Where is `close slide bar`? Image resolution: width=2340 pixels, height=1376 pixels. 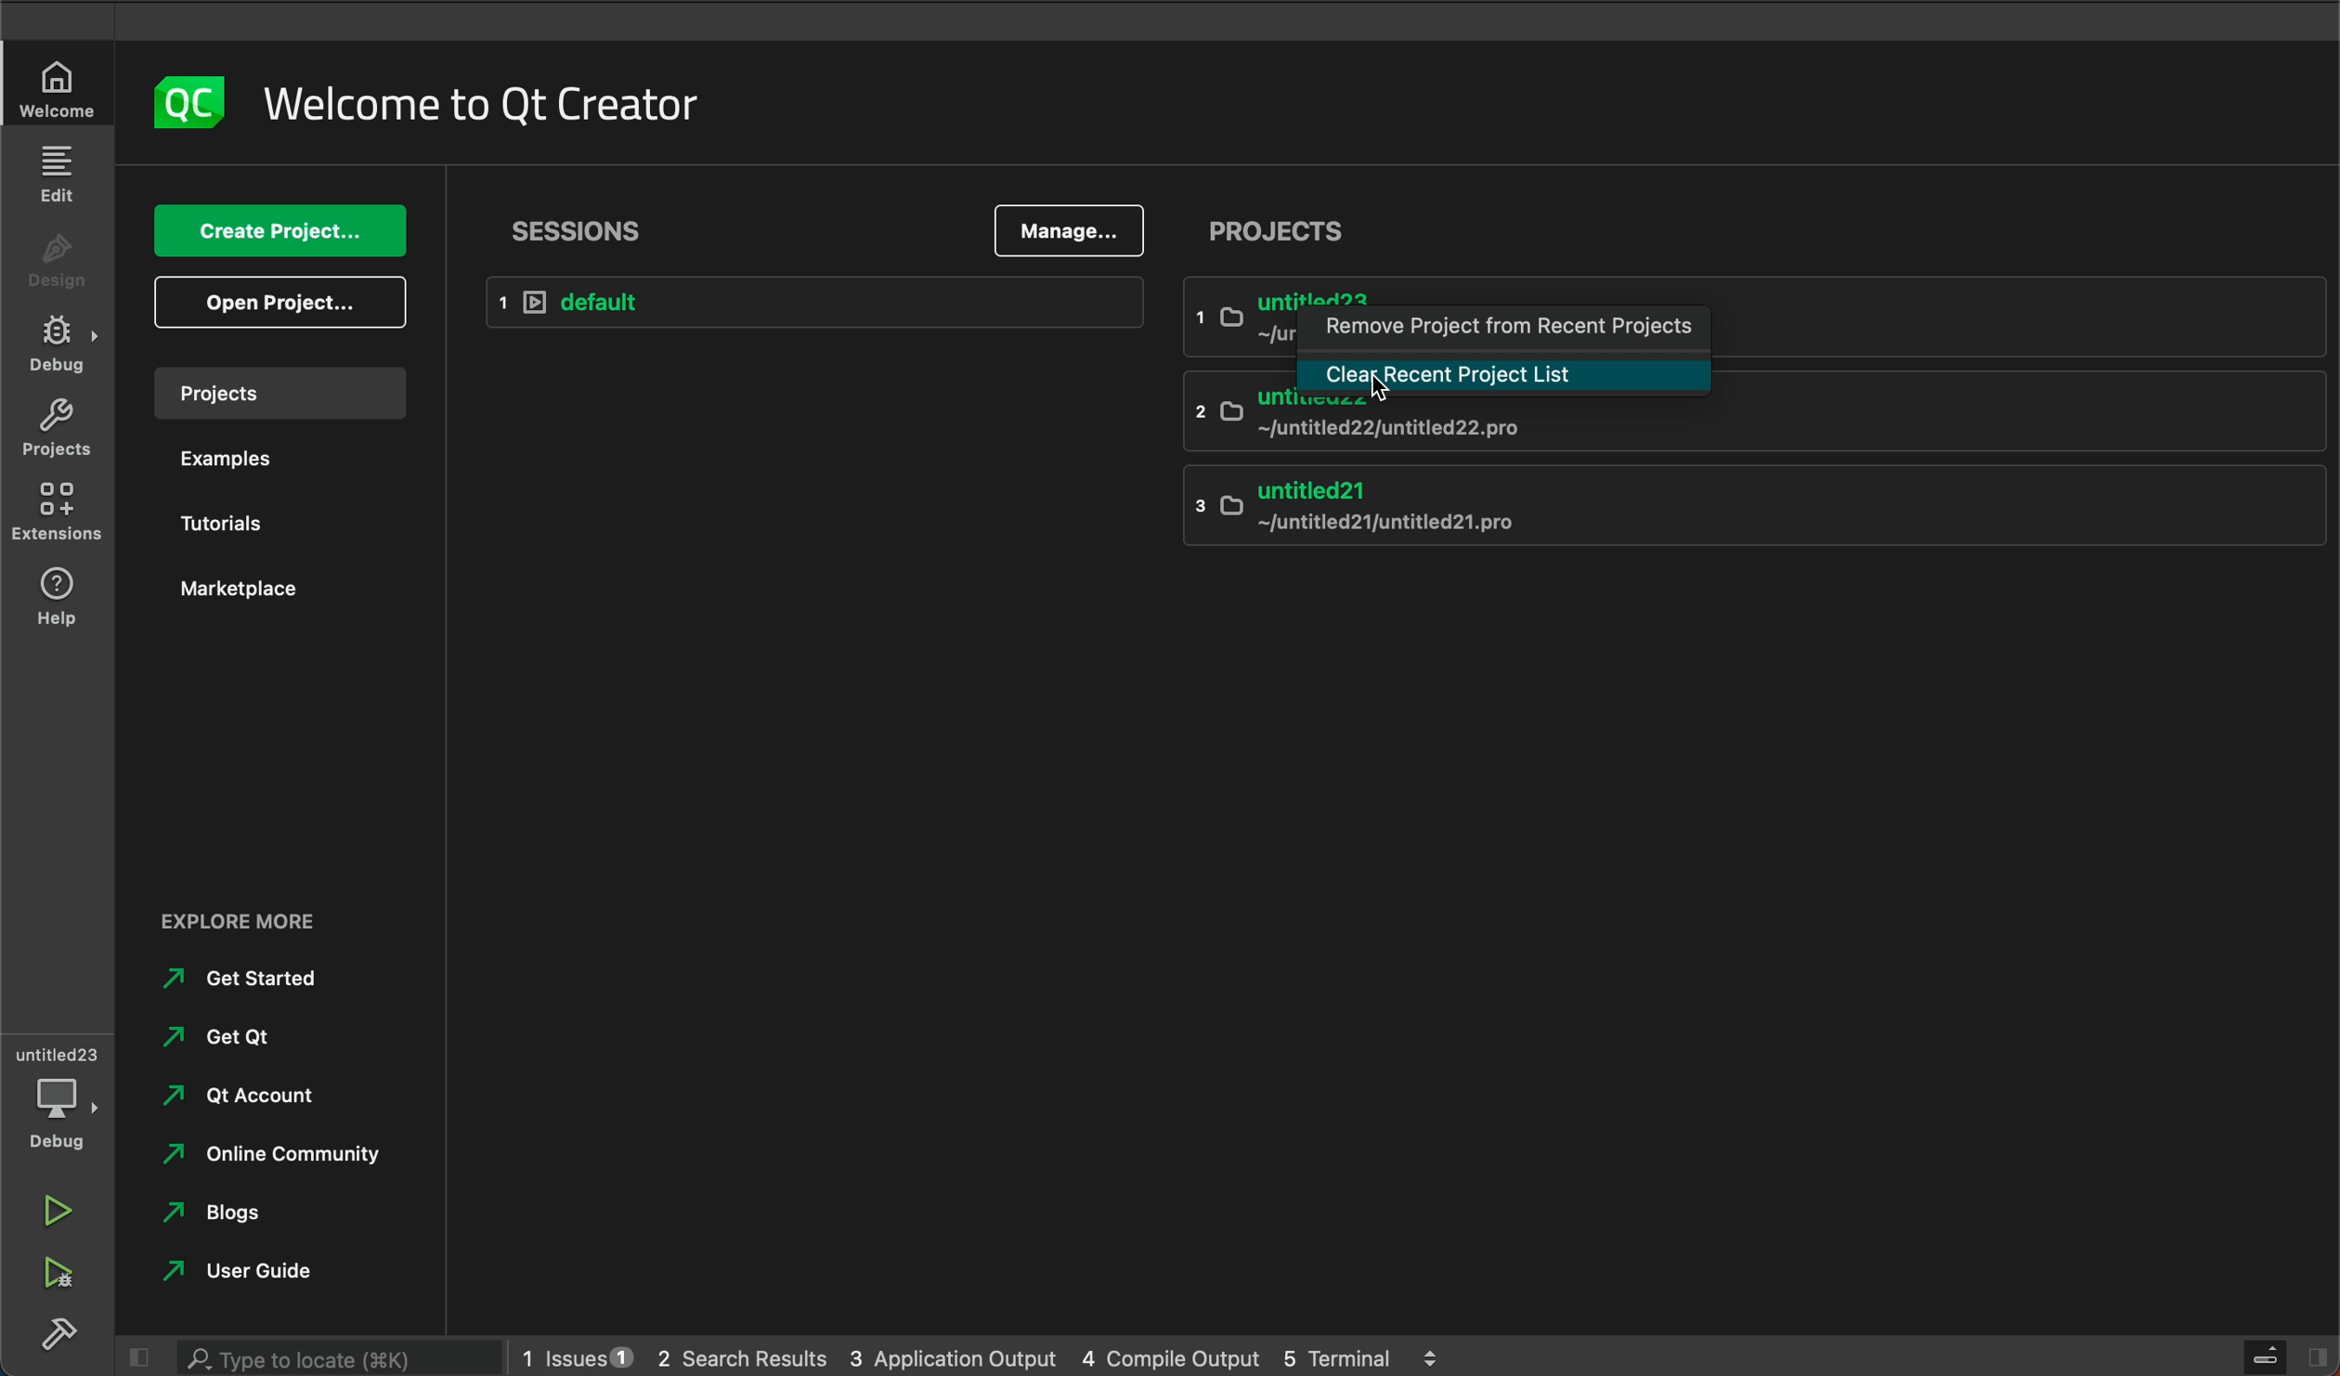
close slide bar is located at coordinates (134, 1357).